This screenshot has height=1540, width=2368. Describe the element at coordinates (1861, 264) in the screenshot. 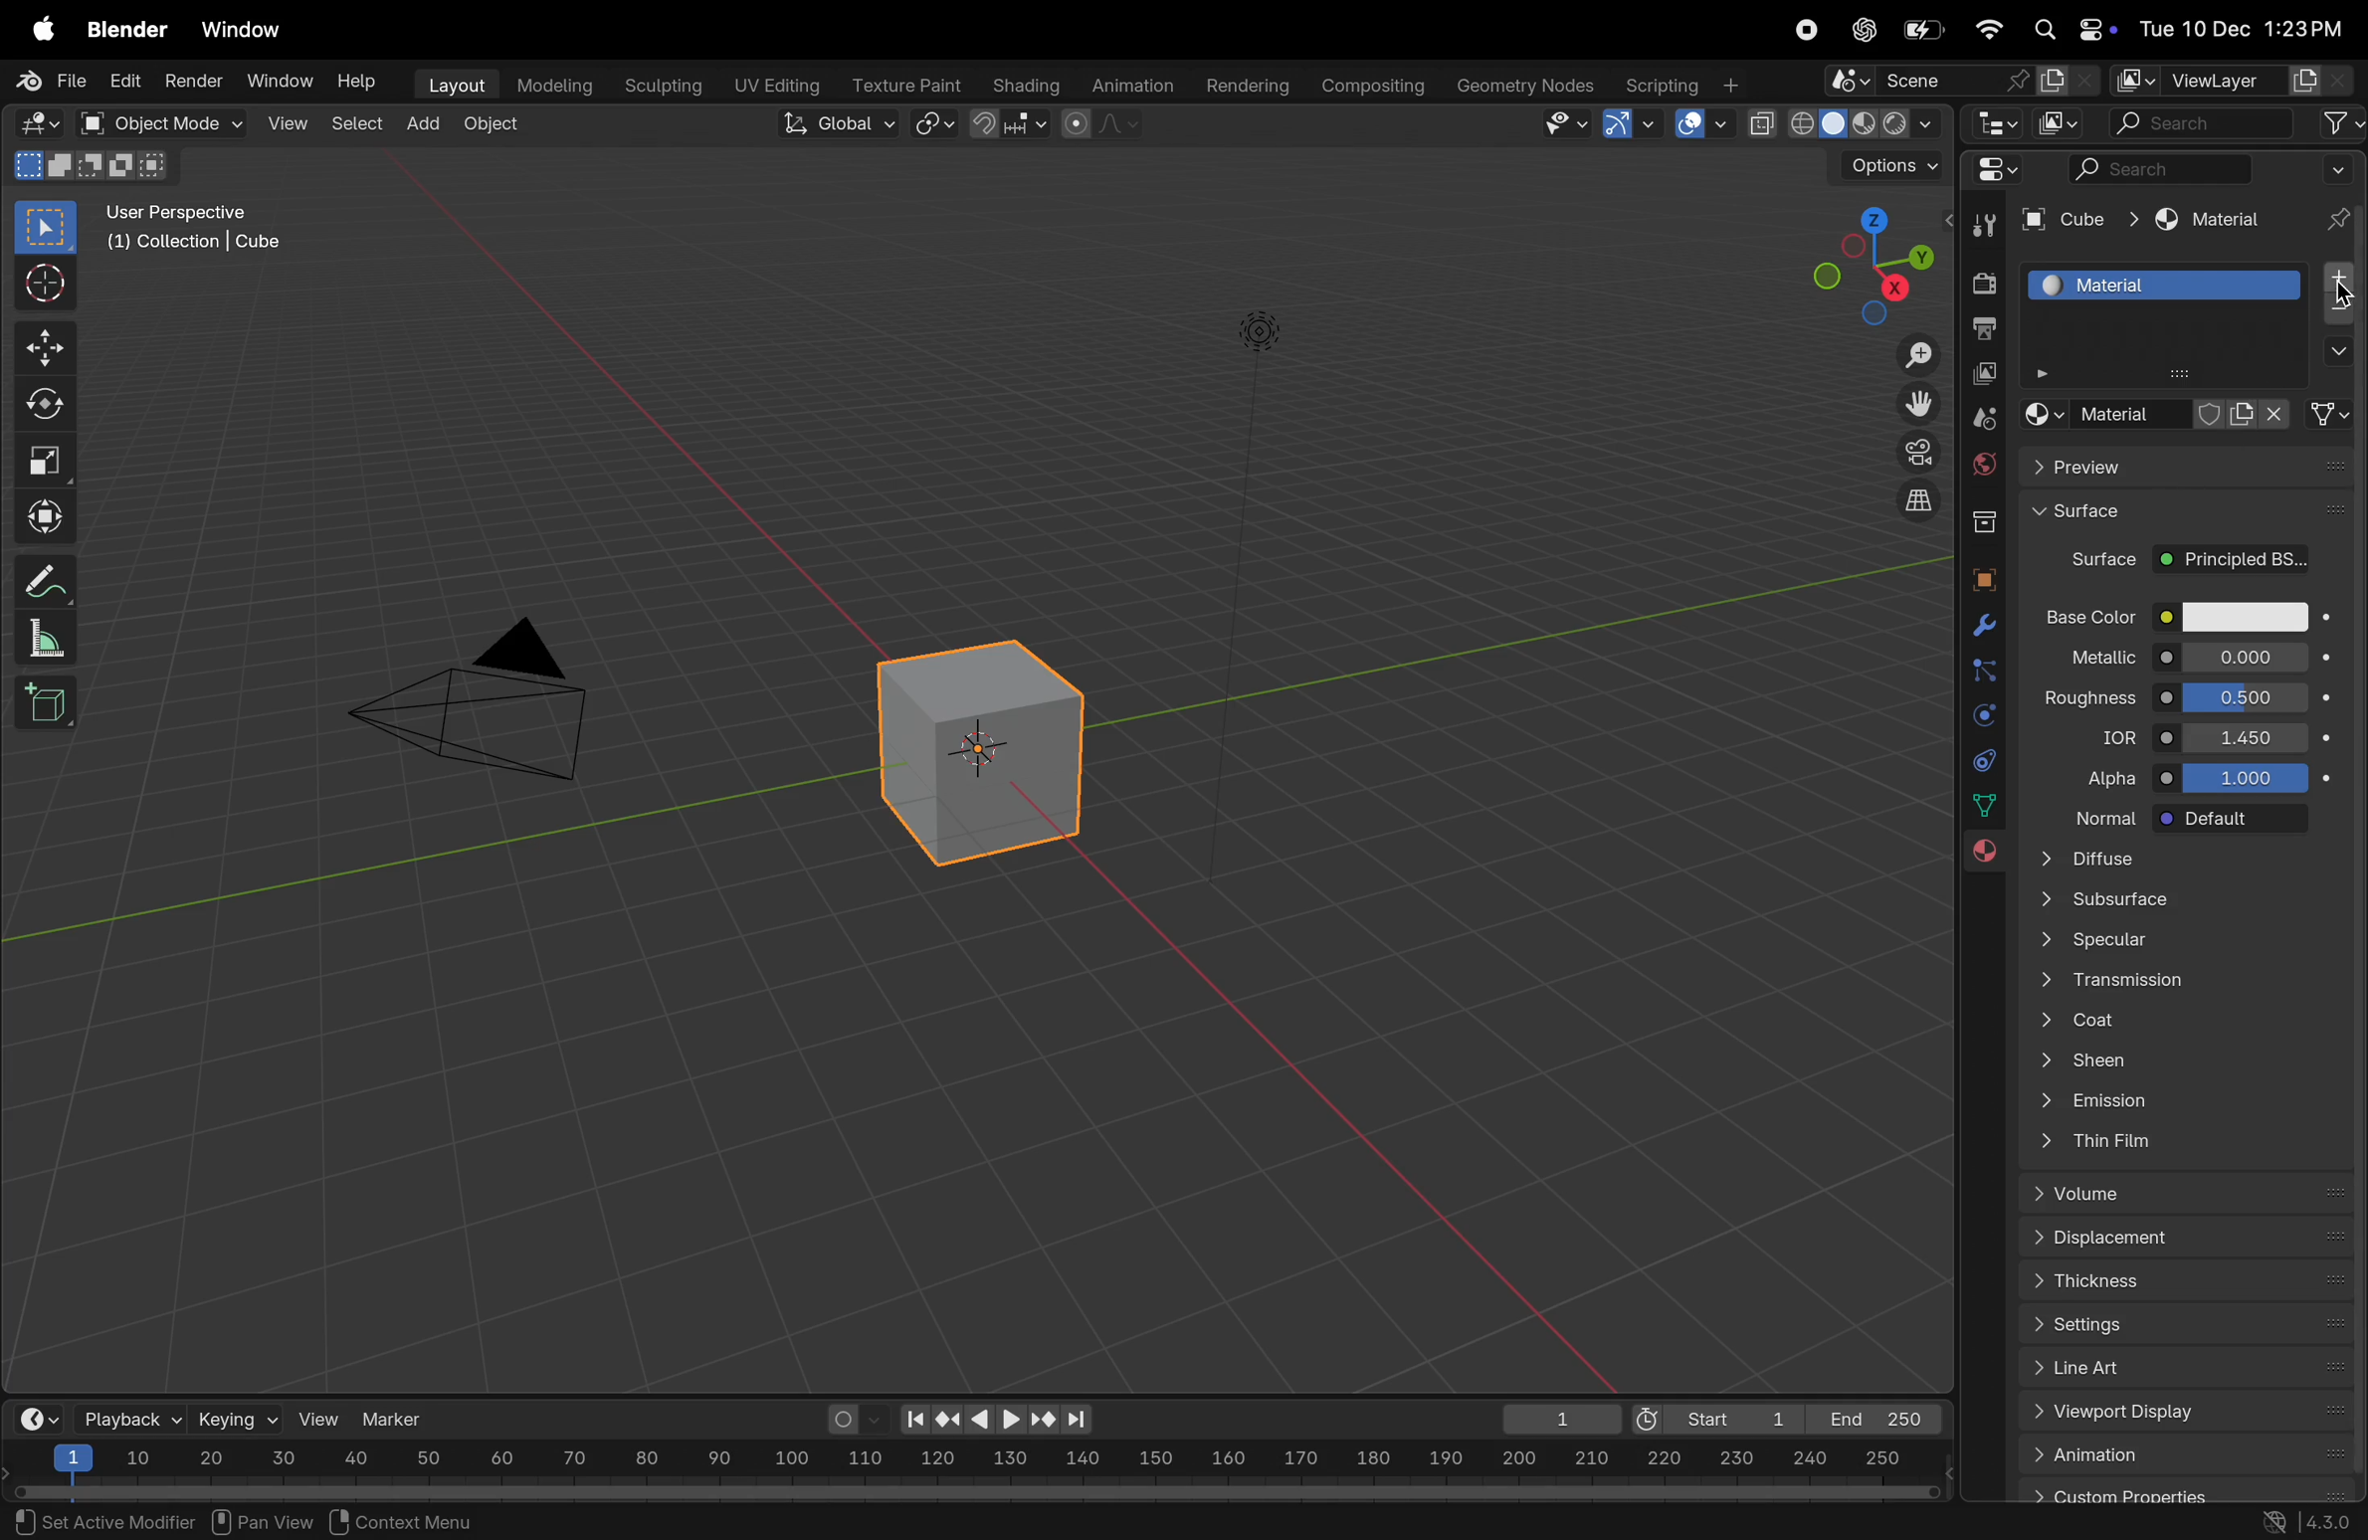

I see `view point` at that location.